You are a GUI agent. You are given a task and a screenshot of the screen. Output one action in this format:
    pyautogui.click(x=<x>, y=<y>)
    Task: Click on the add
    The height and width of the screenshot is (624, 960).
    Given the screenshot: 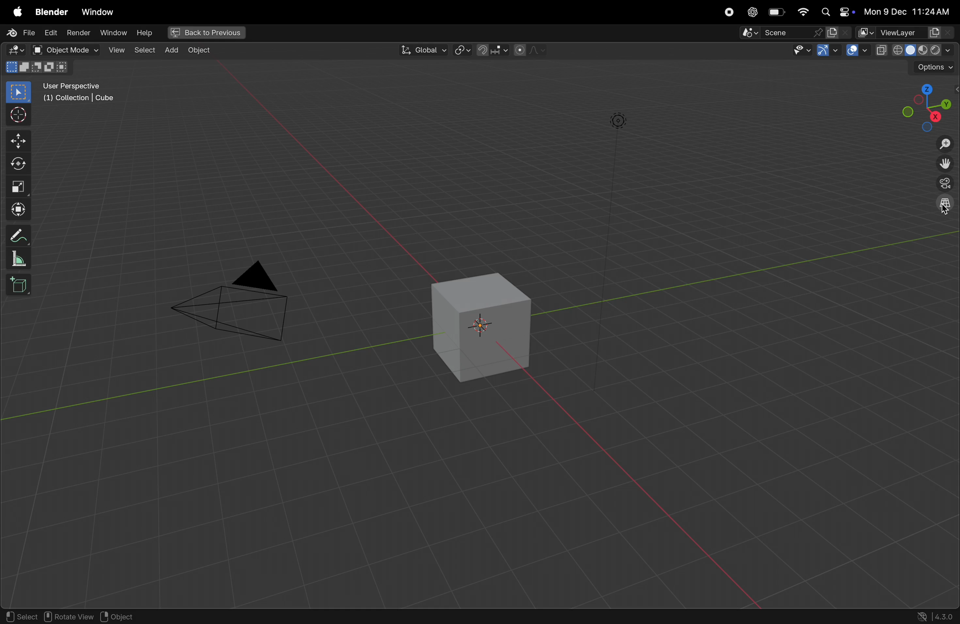 What is the action you would take?
    pyautogui.click(x=169, y=51)
    